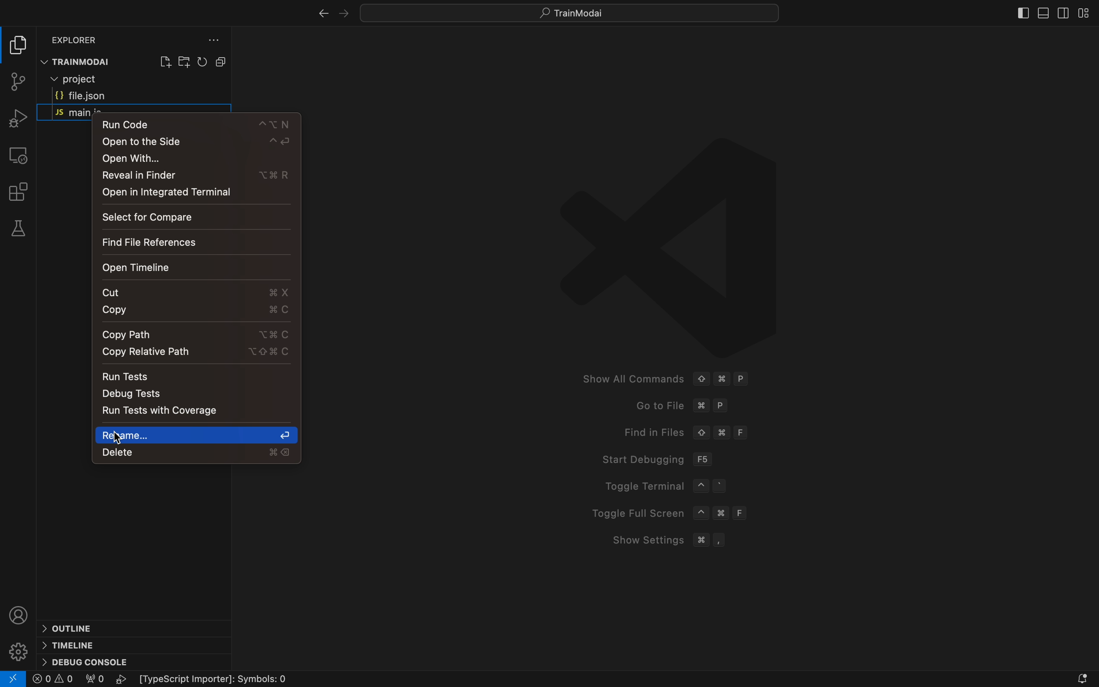  I want to click on Show Setting, so click(670, 540).